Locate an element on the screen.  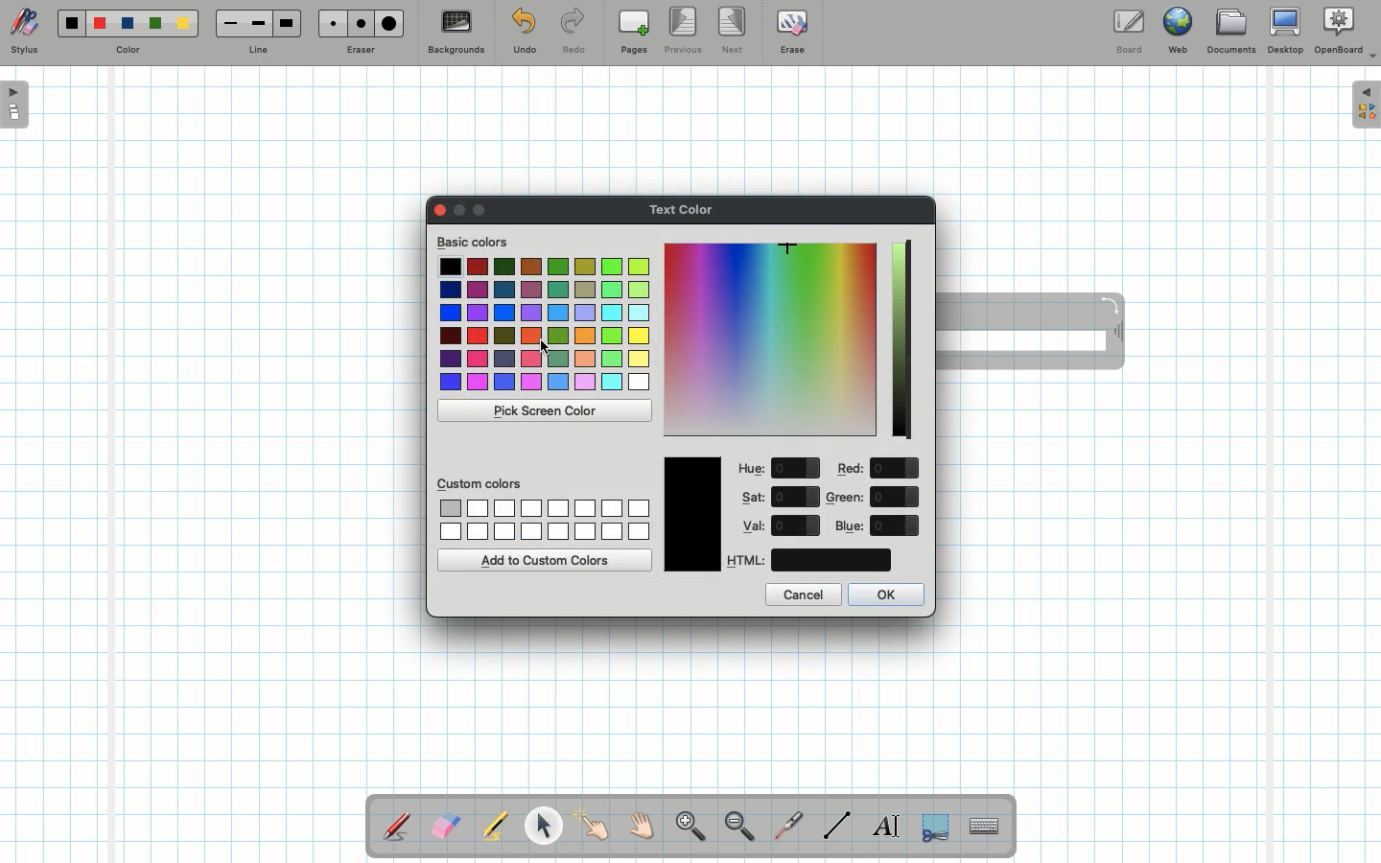
value is located at coordinates (796, 497).